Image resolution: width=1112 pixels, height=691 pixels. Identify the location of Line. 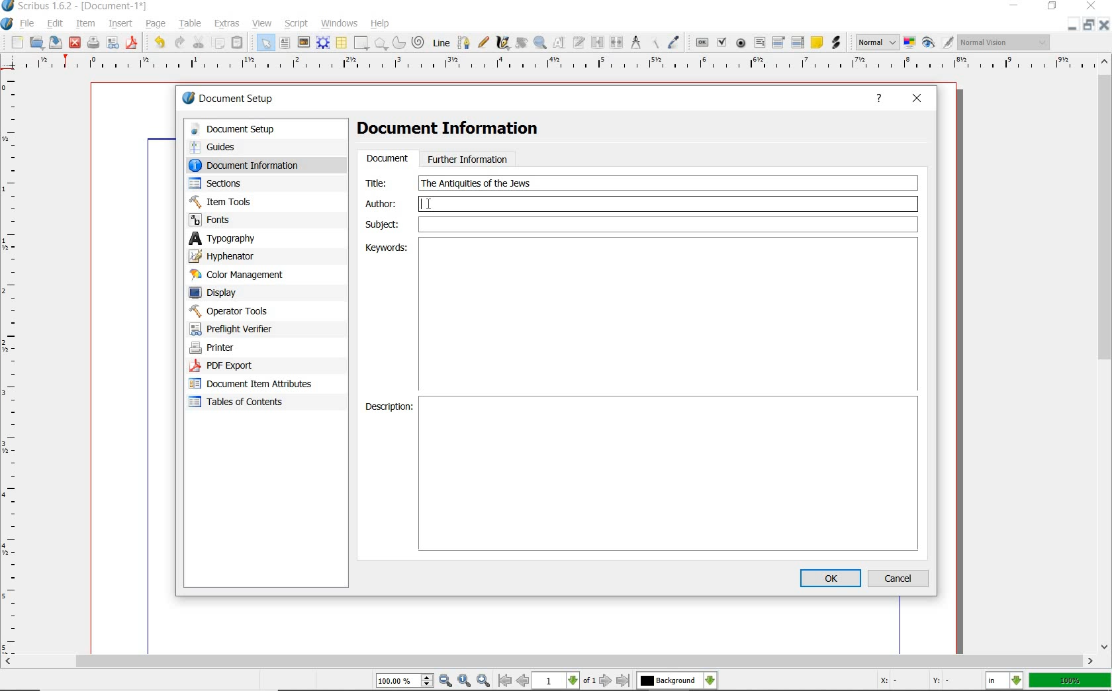
(441, 43).